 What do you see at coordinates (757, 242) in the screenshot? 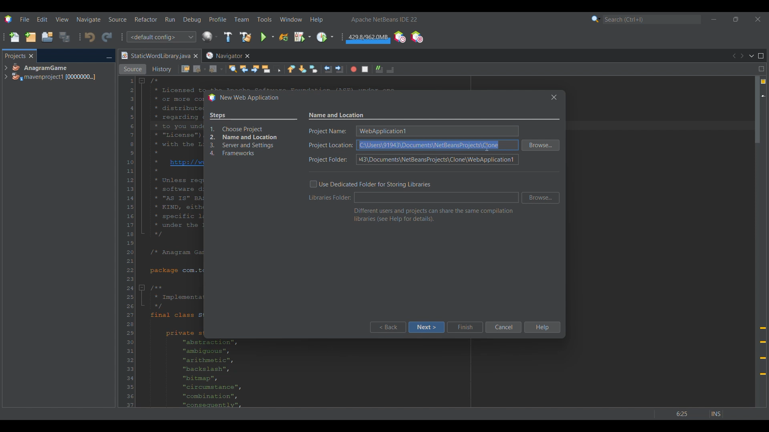
I see `Vertical slide bar` at bounding box center [757, 242].